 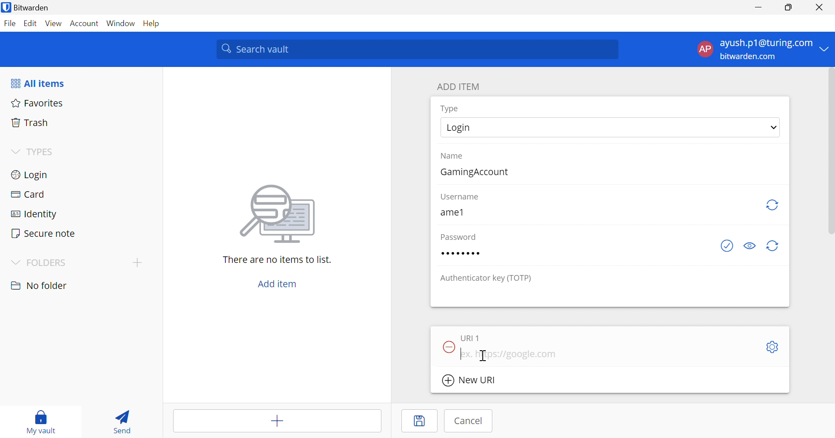 What do you see at coordinates (768, 44) in the screenshot?
I see `ayush.p1@turing.com` at bounding box center [768, 44].